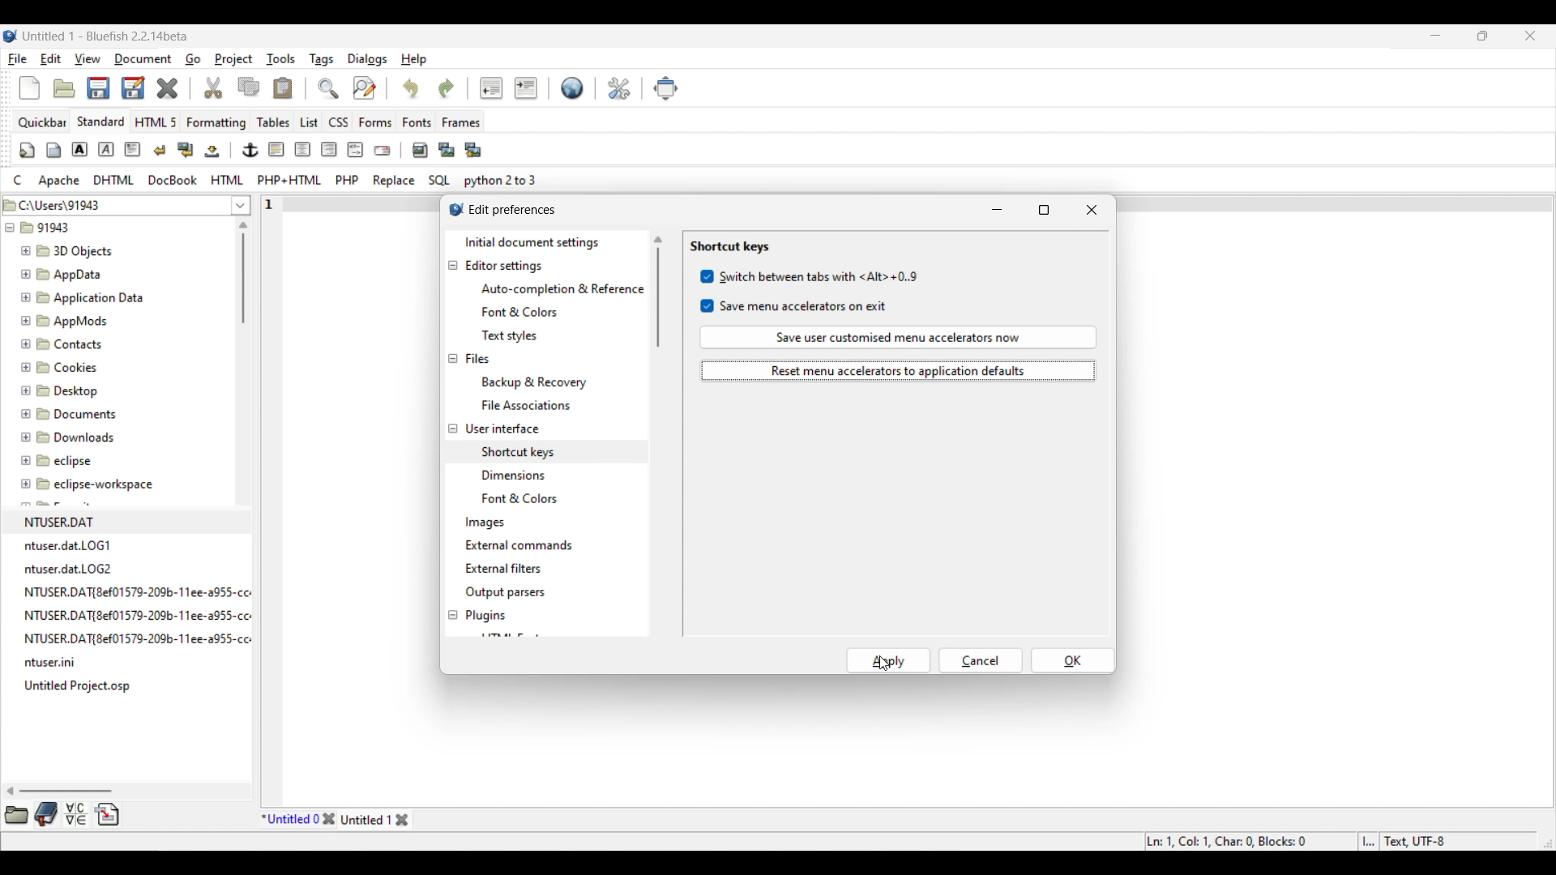 Image resolution: width=1556 pixels, height=875 pixels. What do you see at coordinates (281, 59) in the screenshot?
I see `Tools menu` at bounding box center [281, 59].